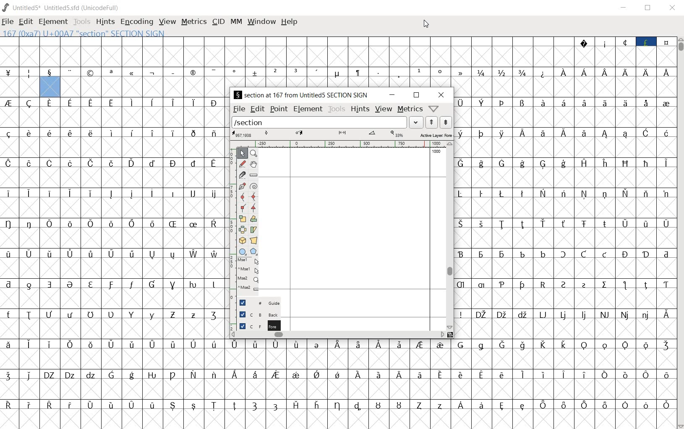  I want to click on empty cells, so click(566, 179).